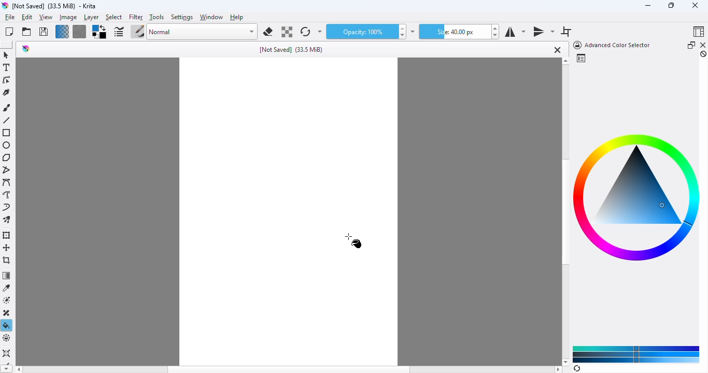  What do you see at coordinates (286, 32) in the screenshot?
I see `preserve alpha` at bounding box center [286, 32].